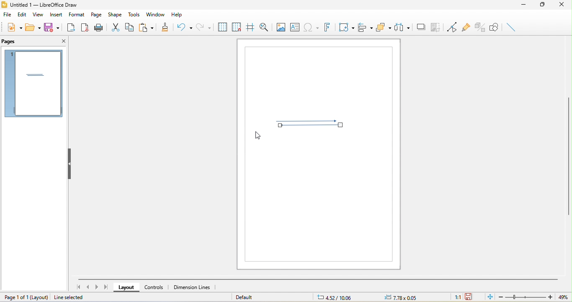 The width and height of the screenshot is (572, 302). What do you see at coordinates (247, 297) in the screenshot?
I see `default` at bounding box center [247, 297].